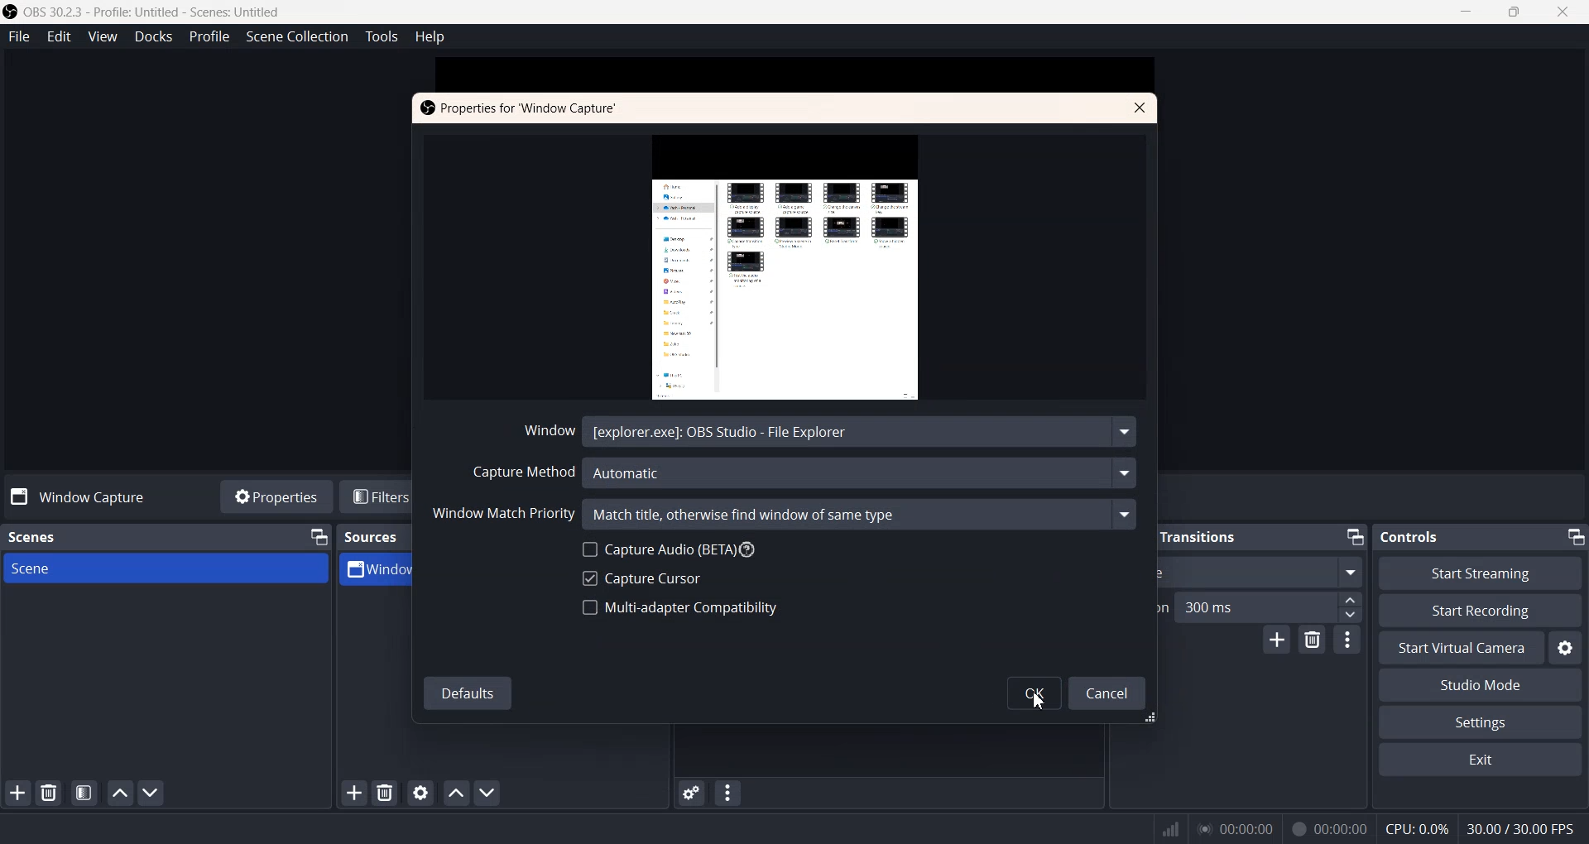 The height and width of the screenshot is (844, 1589). What do you see at coordinates (84, 793) in the screenshot?
I see `Open scene Filter` at bounding box center [84, 793].